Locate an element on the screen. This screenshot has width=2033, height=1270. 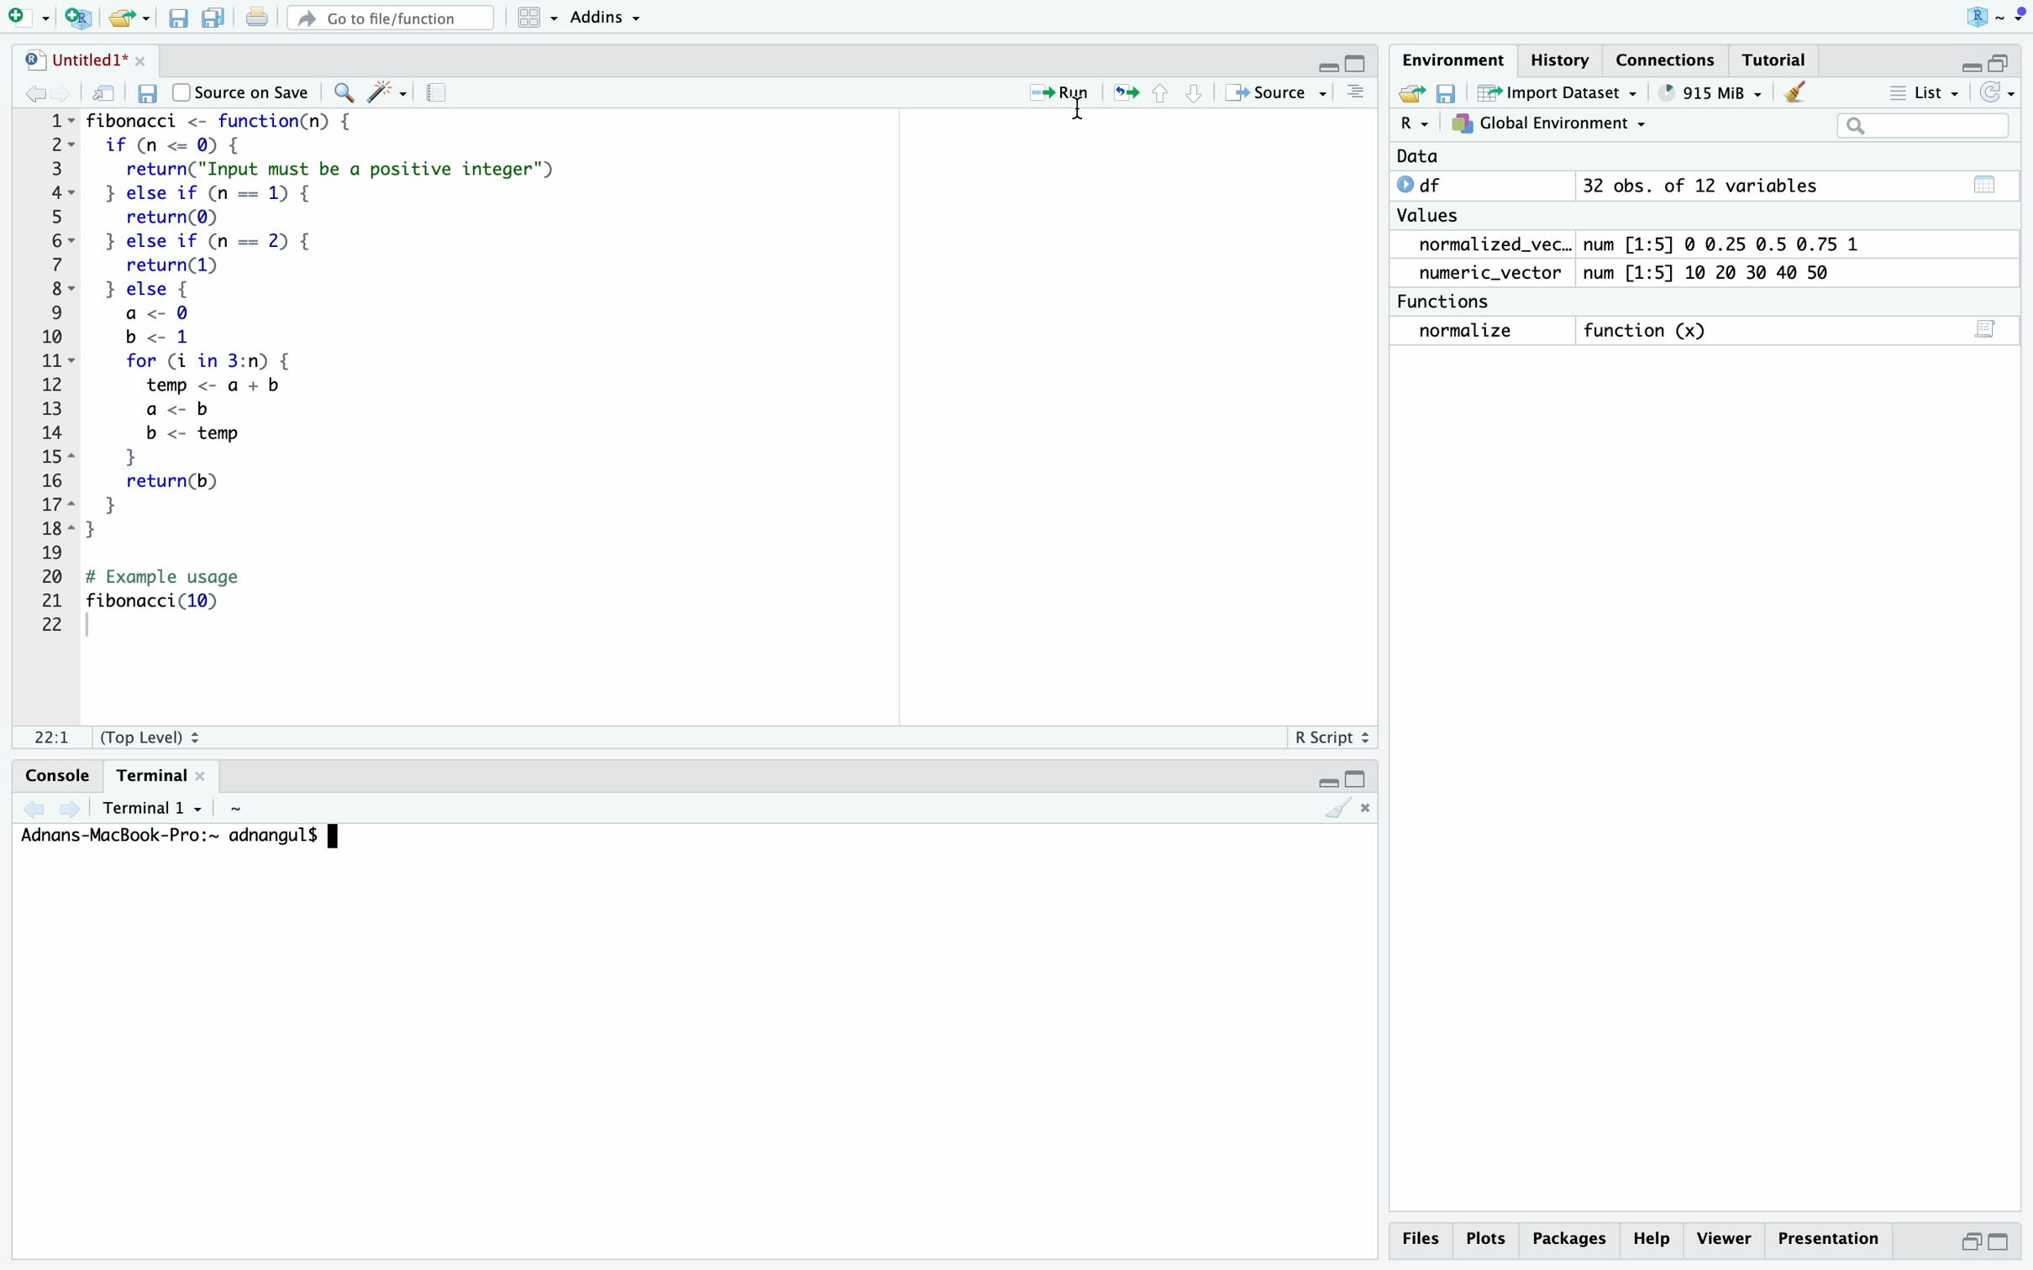
list is located at coordinates (1917, 90).